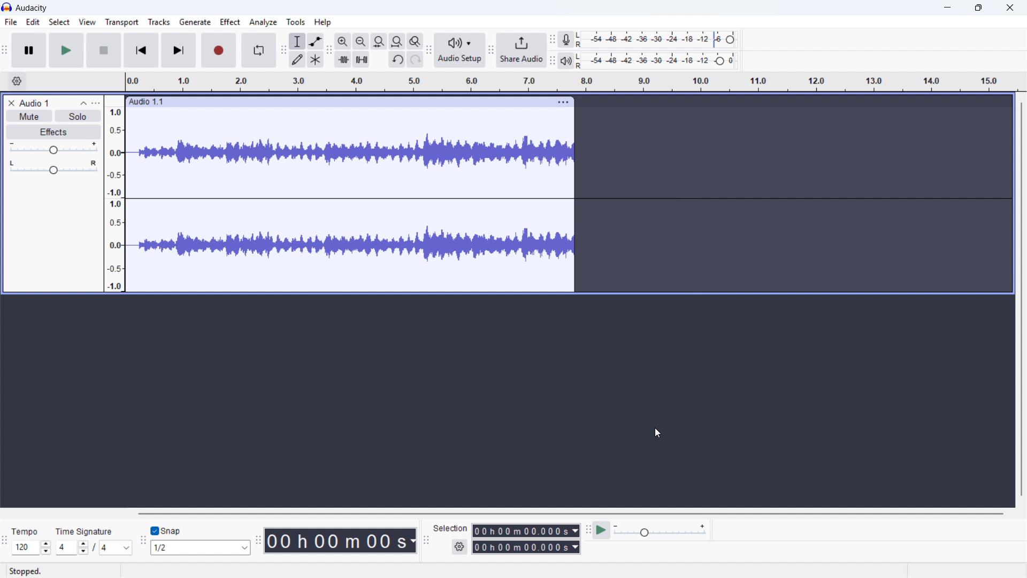 This screenshot has height=578, width=1027. I want to click on play , so click(67, 51).